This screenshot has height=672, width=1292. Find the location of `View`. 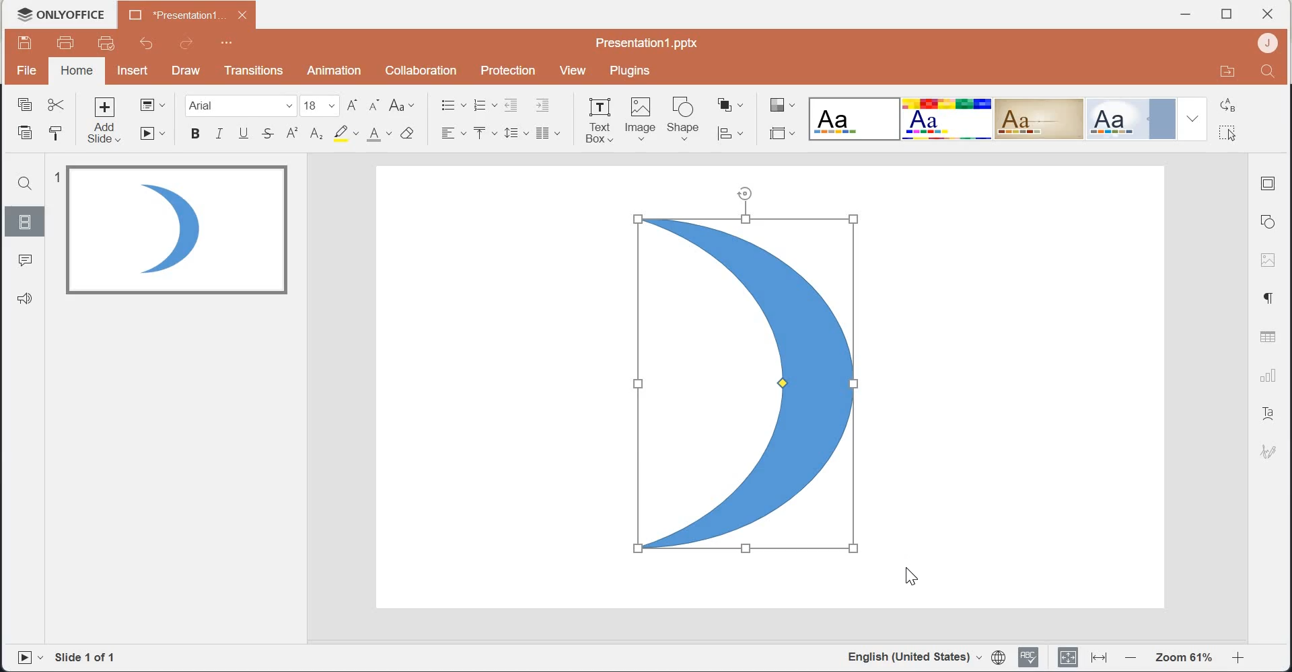

View is located at coordinates (573, 71).